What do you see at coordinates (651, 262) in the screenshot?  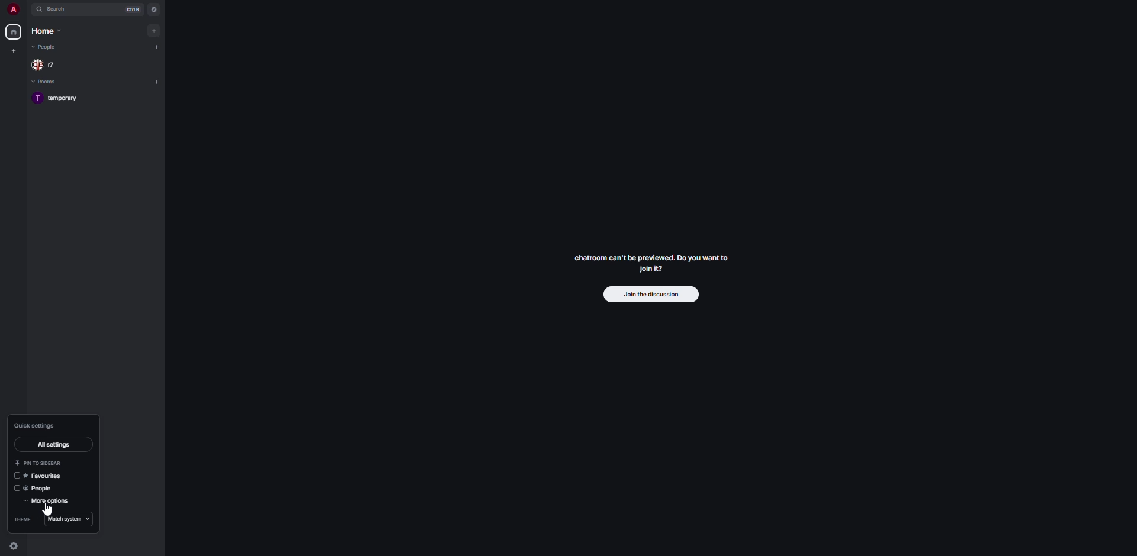 I see `chatroom can't be previewed. Do you want to join it?` at bounding box center [651, 262].